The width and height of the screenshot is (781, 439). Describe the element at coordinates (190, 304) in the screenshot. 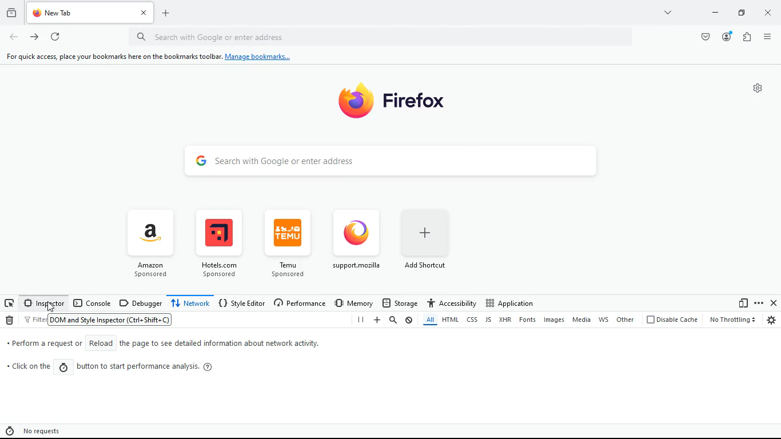

I see `network` at that location.